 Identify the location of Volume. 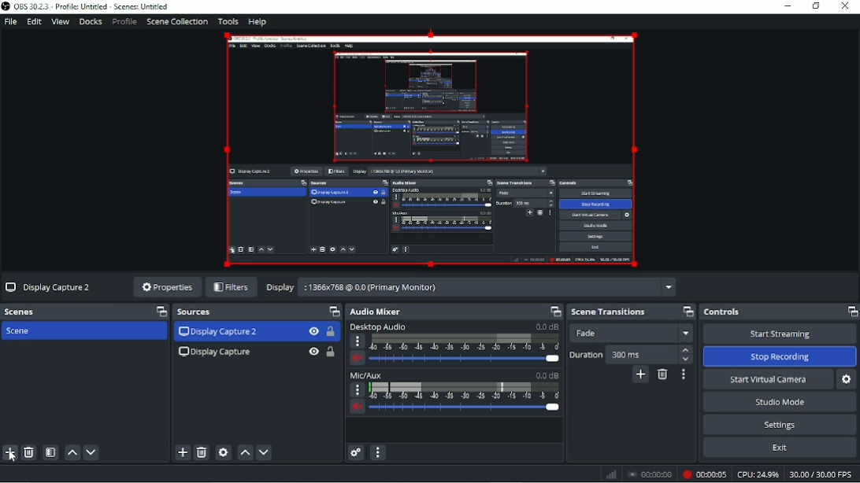
(358, 407).